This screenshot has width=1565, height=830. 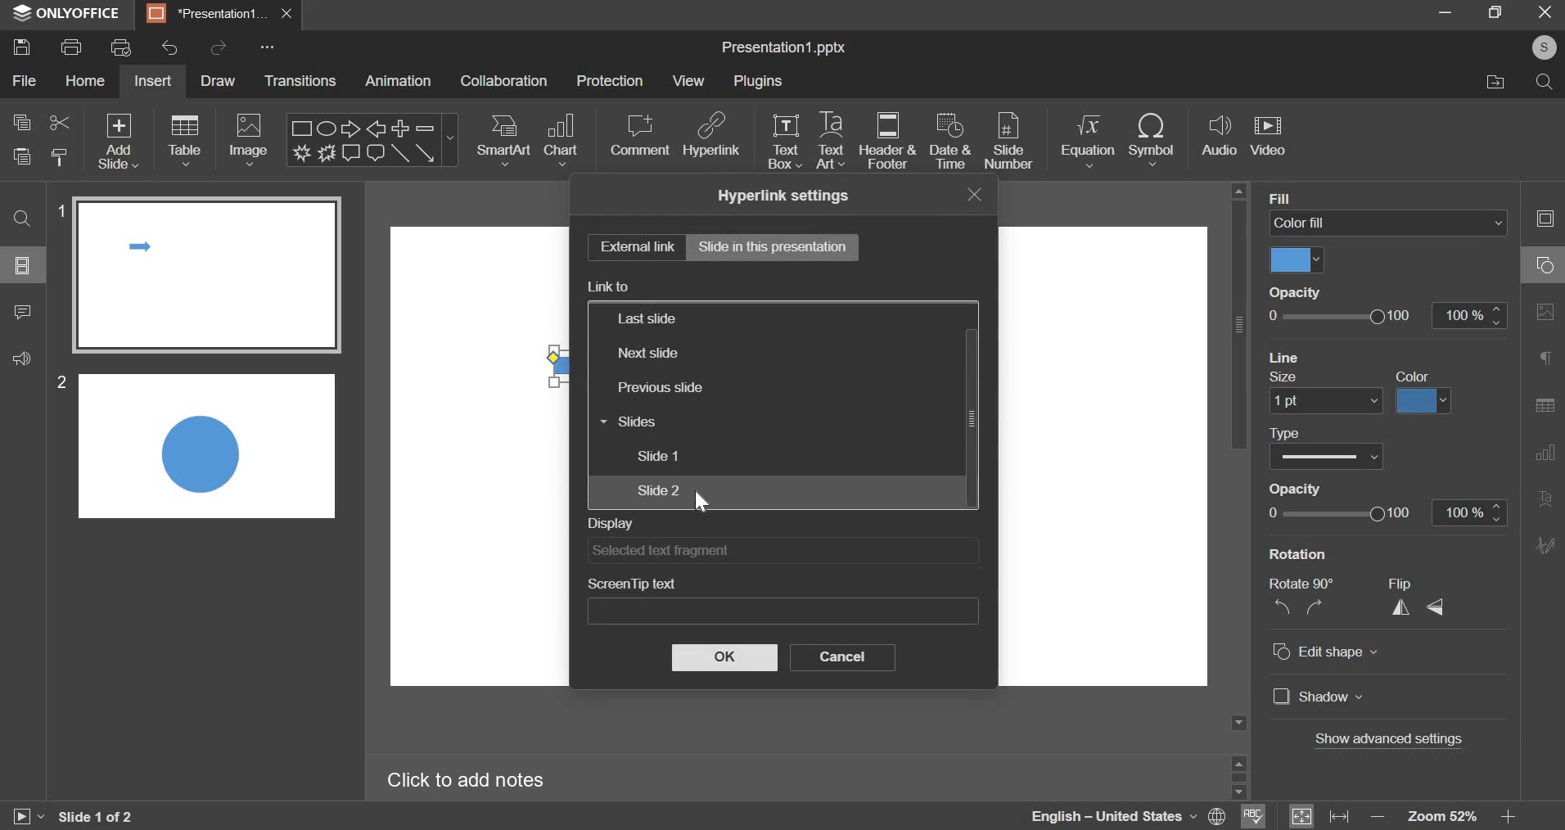 What do you see at coordinates (626, 422) in the screenshot?
I see `slides` at bounding box center [626, 422].